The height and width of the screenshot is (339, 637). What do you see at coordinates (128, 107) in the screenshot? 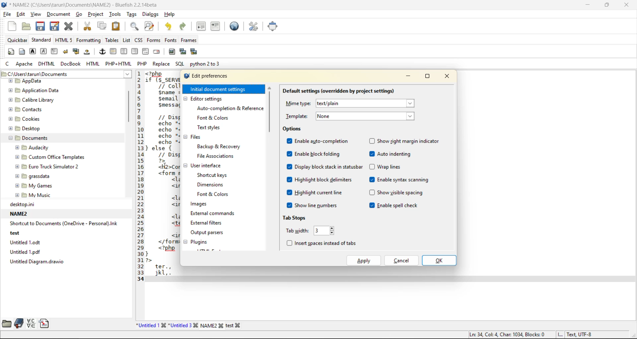
I see `vertical scroll bar` at bounding box center [128, 107].